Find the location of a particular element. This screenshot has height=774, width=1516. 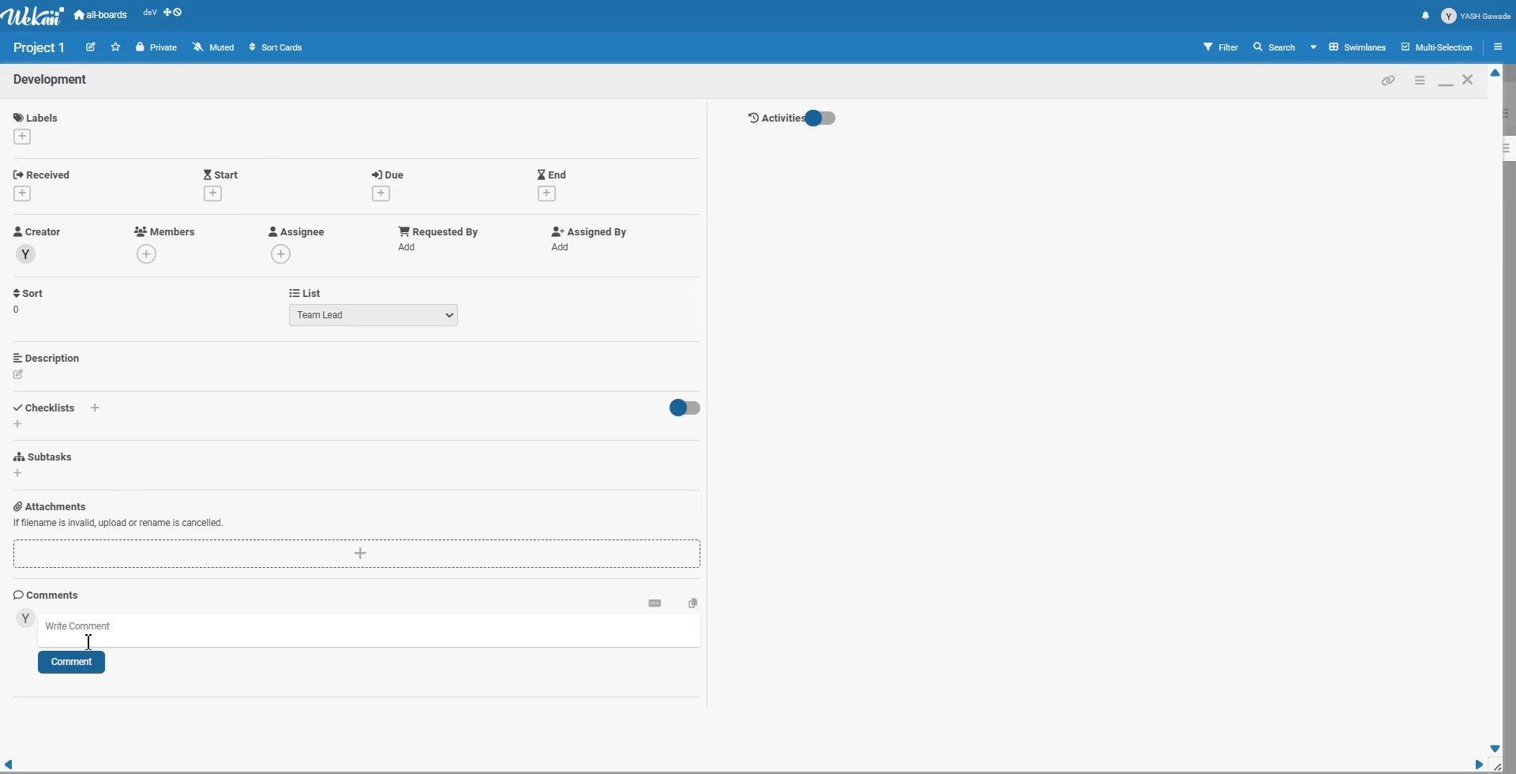

Add Attachments is located at coordinates (358, 554).